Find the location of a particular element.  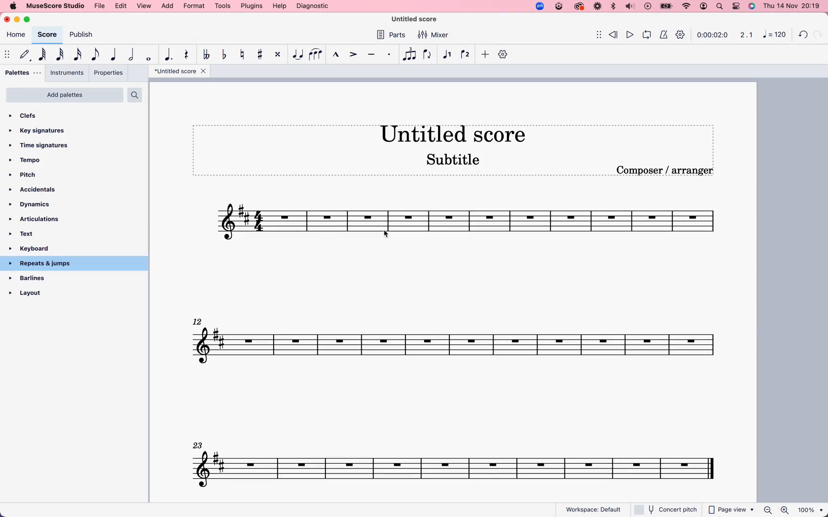

subtitle is located at coordinates (454, 161).